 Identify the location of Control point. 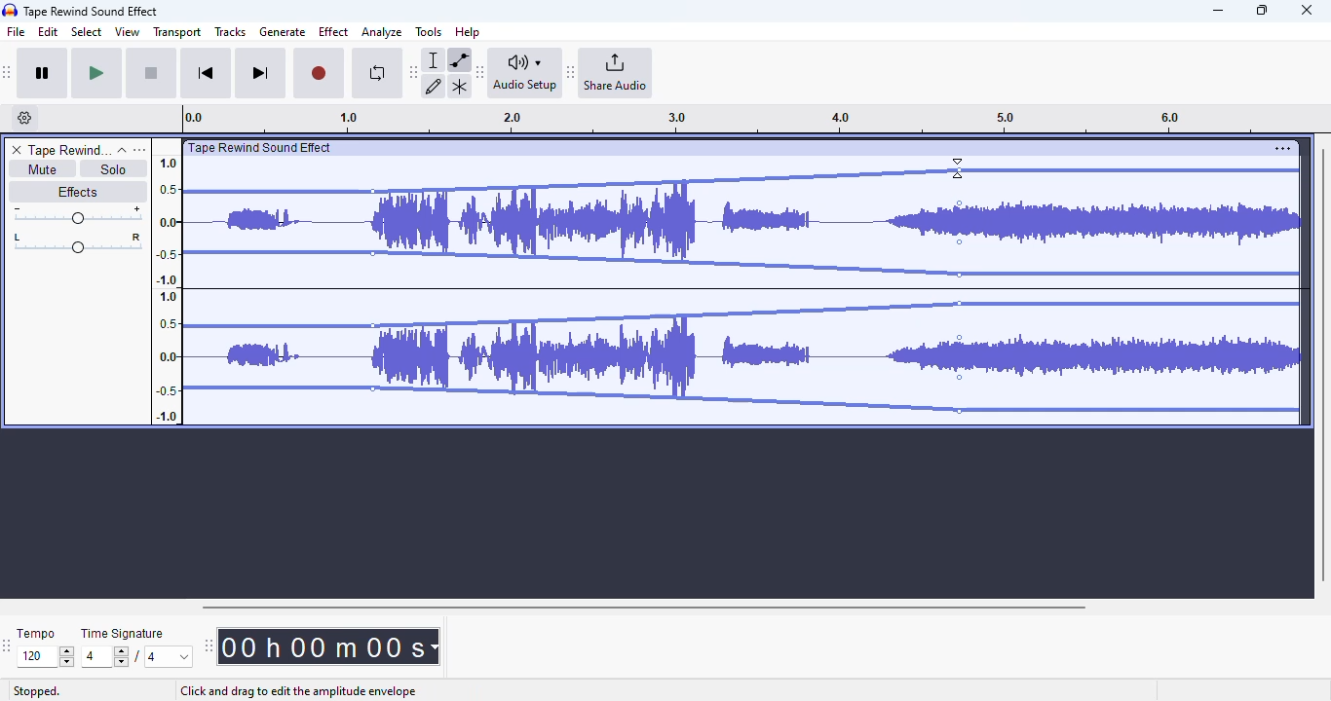
(960, 241).